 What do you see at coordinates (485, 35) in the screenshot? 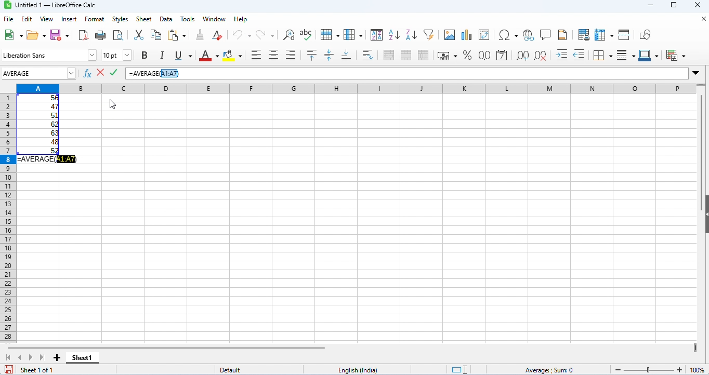
I see `insert or edit pivot table` at bounding box center [485, 35].